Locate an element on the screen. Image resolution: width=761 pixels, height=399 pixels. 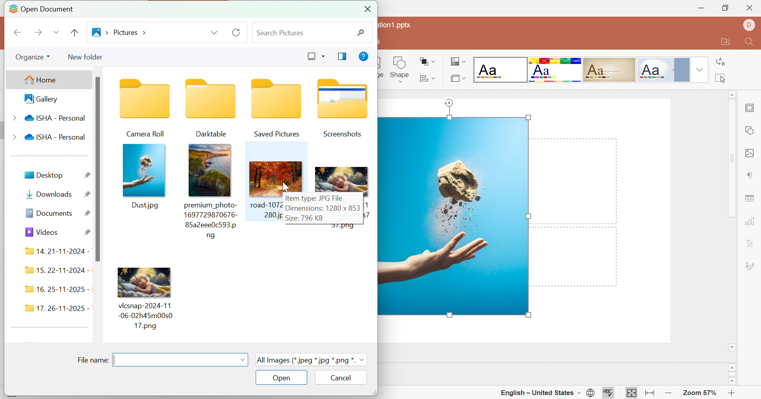
table settings is located at coordinates (751, 199).